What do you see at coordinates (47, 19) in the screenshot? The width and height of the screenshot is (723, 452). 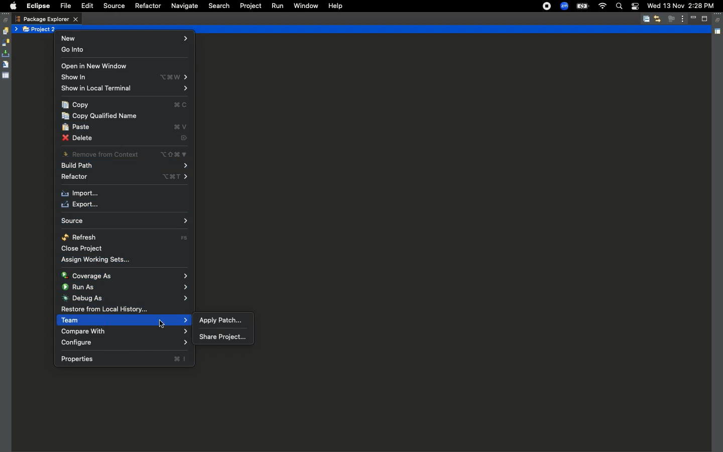 I see `Package explorer` at bounding box center [47, 19].